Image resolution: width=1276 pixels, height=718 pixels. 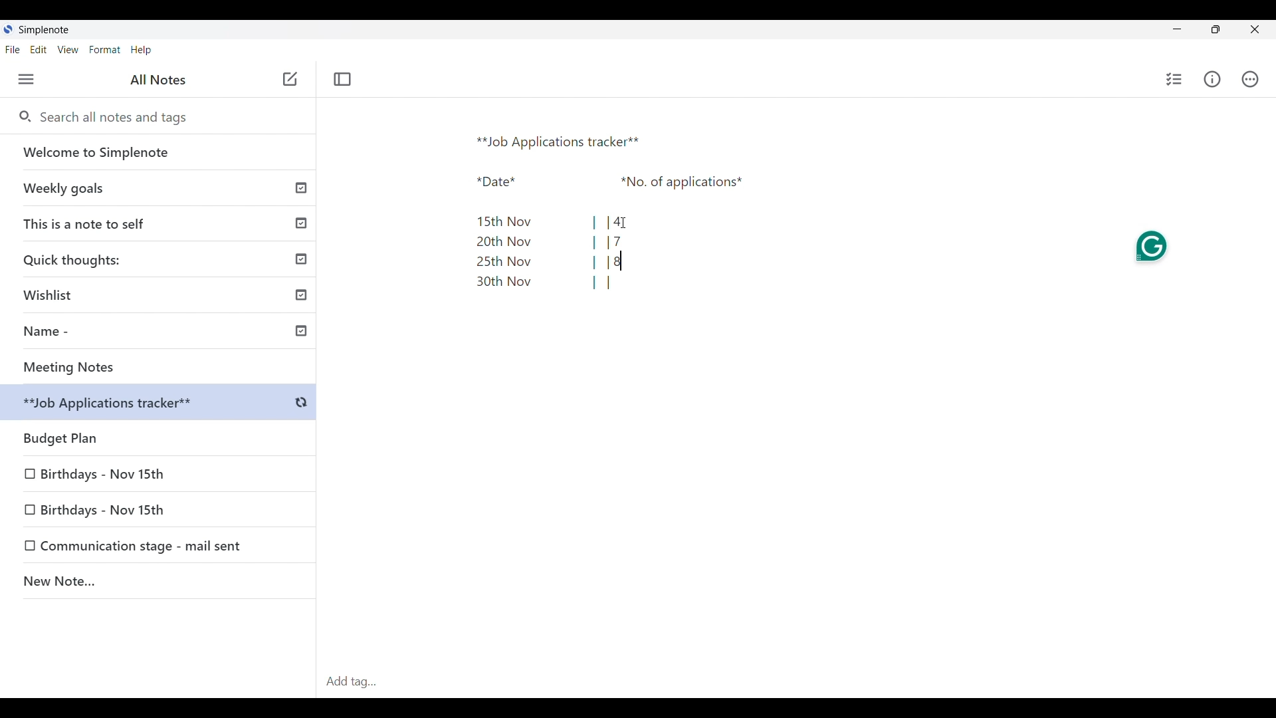 What do you see at coordinates (141, 51) in the screenshot?
I see `Help` at bounding box center [141, 51].